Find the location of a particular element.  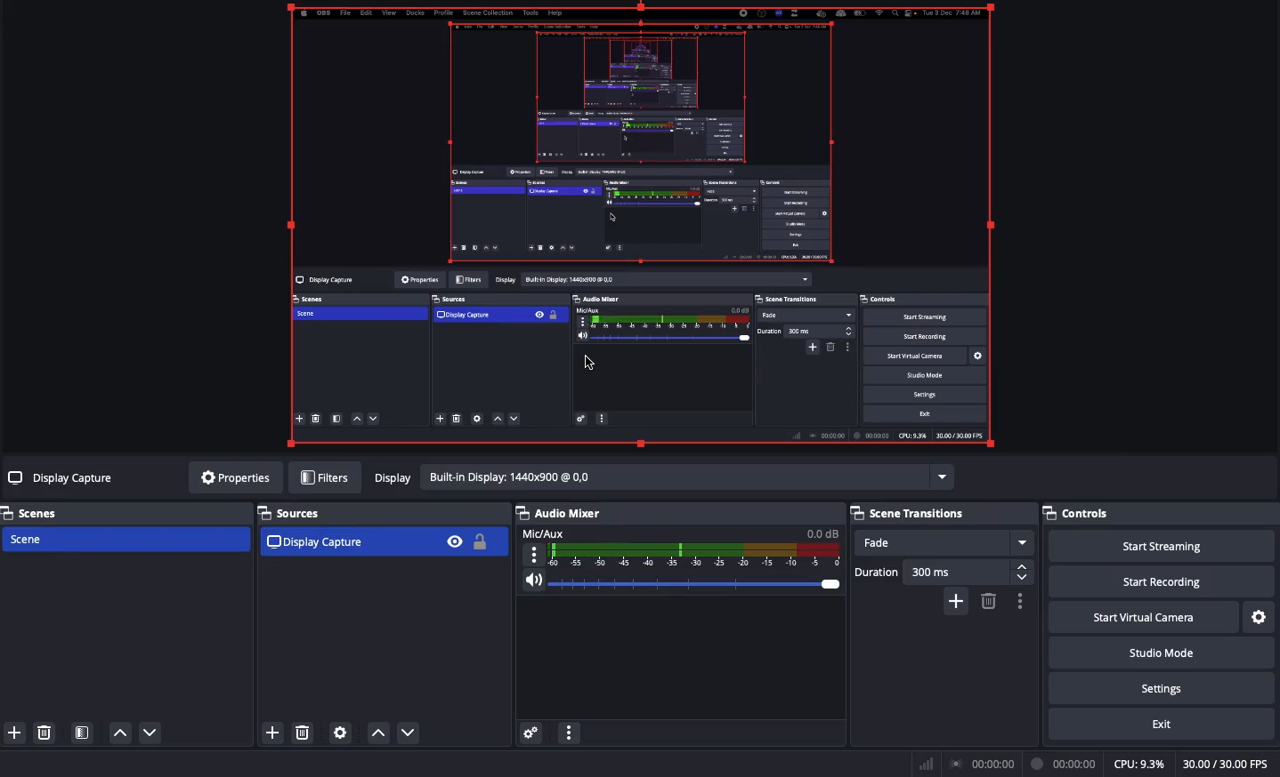

Transition properties is located at coordinates (1019, 601).